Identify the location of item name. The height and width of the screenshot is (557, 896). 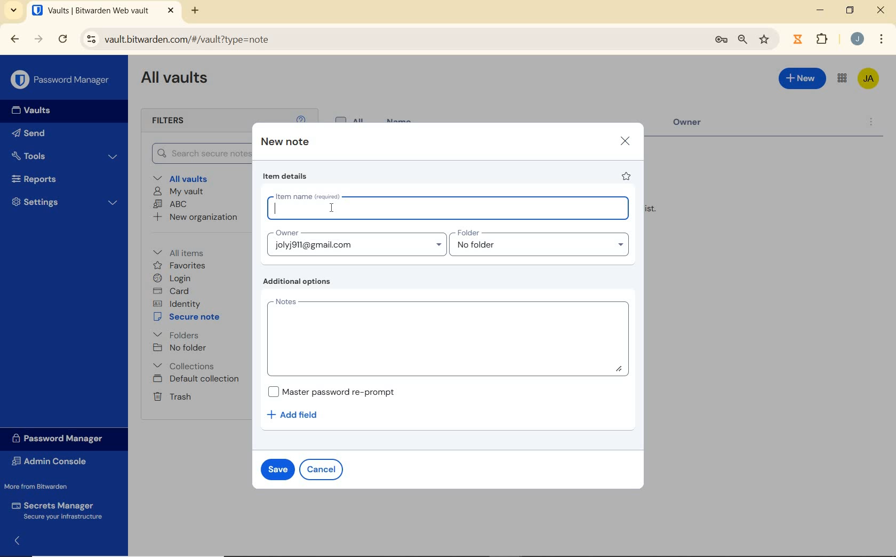
(449, 208).